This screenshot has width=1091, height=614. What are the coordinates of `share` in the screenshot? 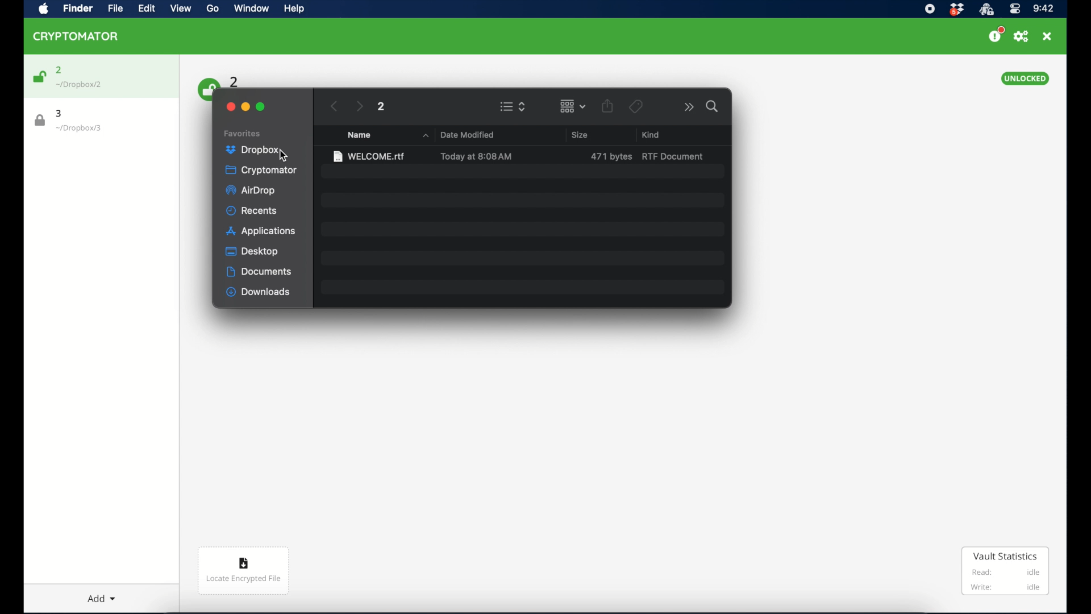 It's located at (607, 106).